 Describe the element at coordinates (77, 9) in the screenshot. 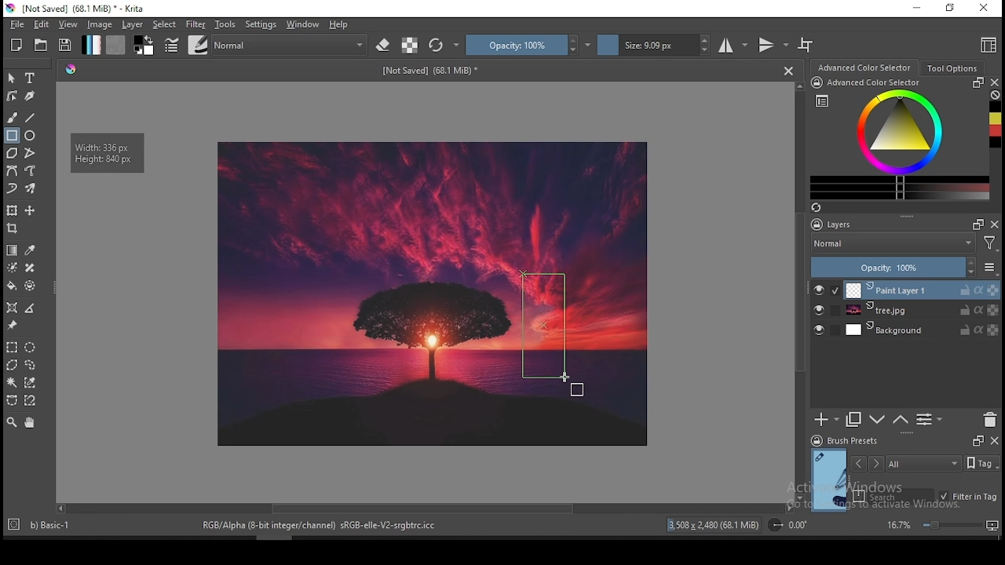

I see `icon and file name` at that location.